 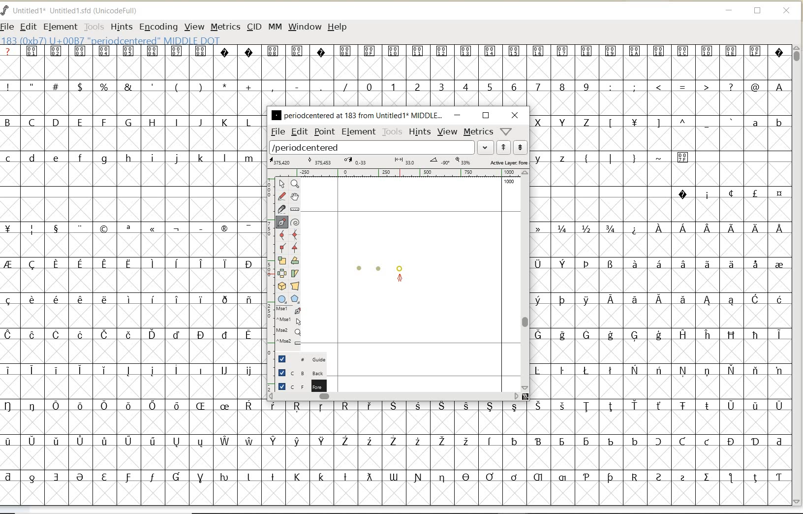 What do you see at coordinates (131, 159) in the screenshot?
I see `lowercase letters` at bounding box center [131, 159].